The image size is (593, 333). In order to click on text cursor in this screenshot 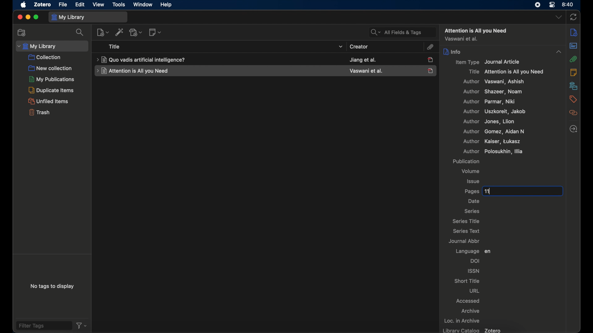, I will do `click(499, 191)`.